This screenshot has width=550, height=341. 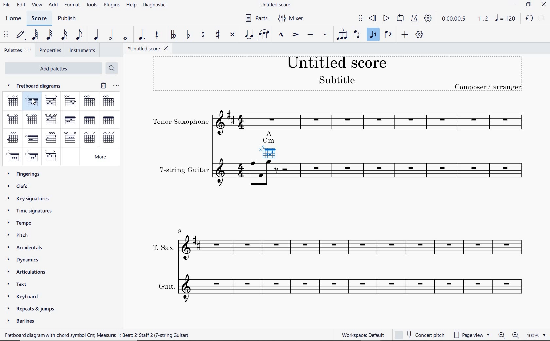 I want to click on EM, so click(x=31, y=119).